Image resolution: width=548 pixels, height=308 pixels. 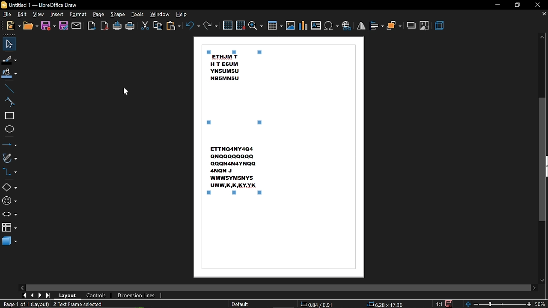 I want to click on dimension lines, so click(x=136, y=295).